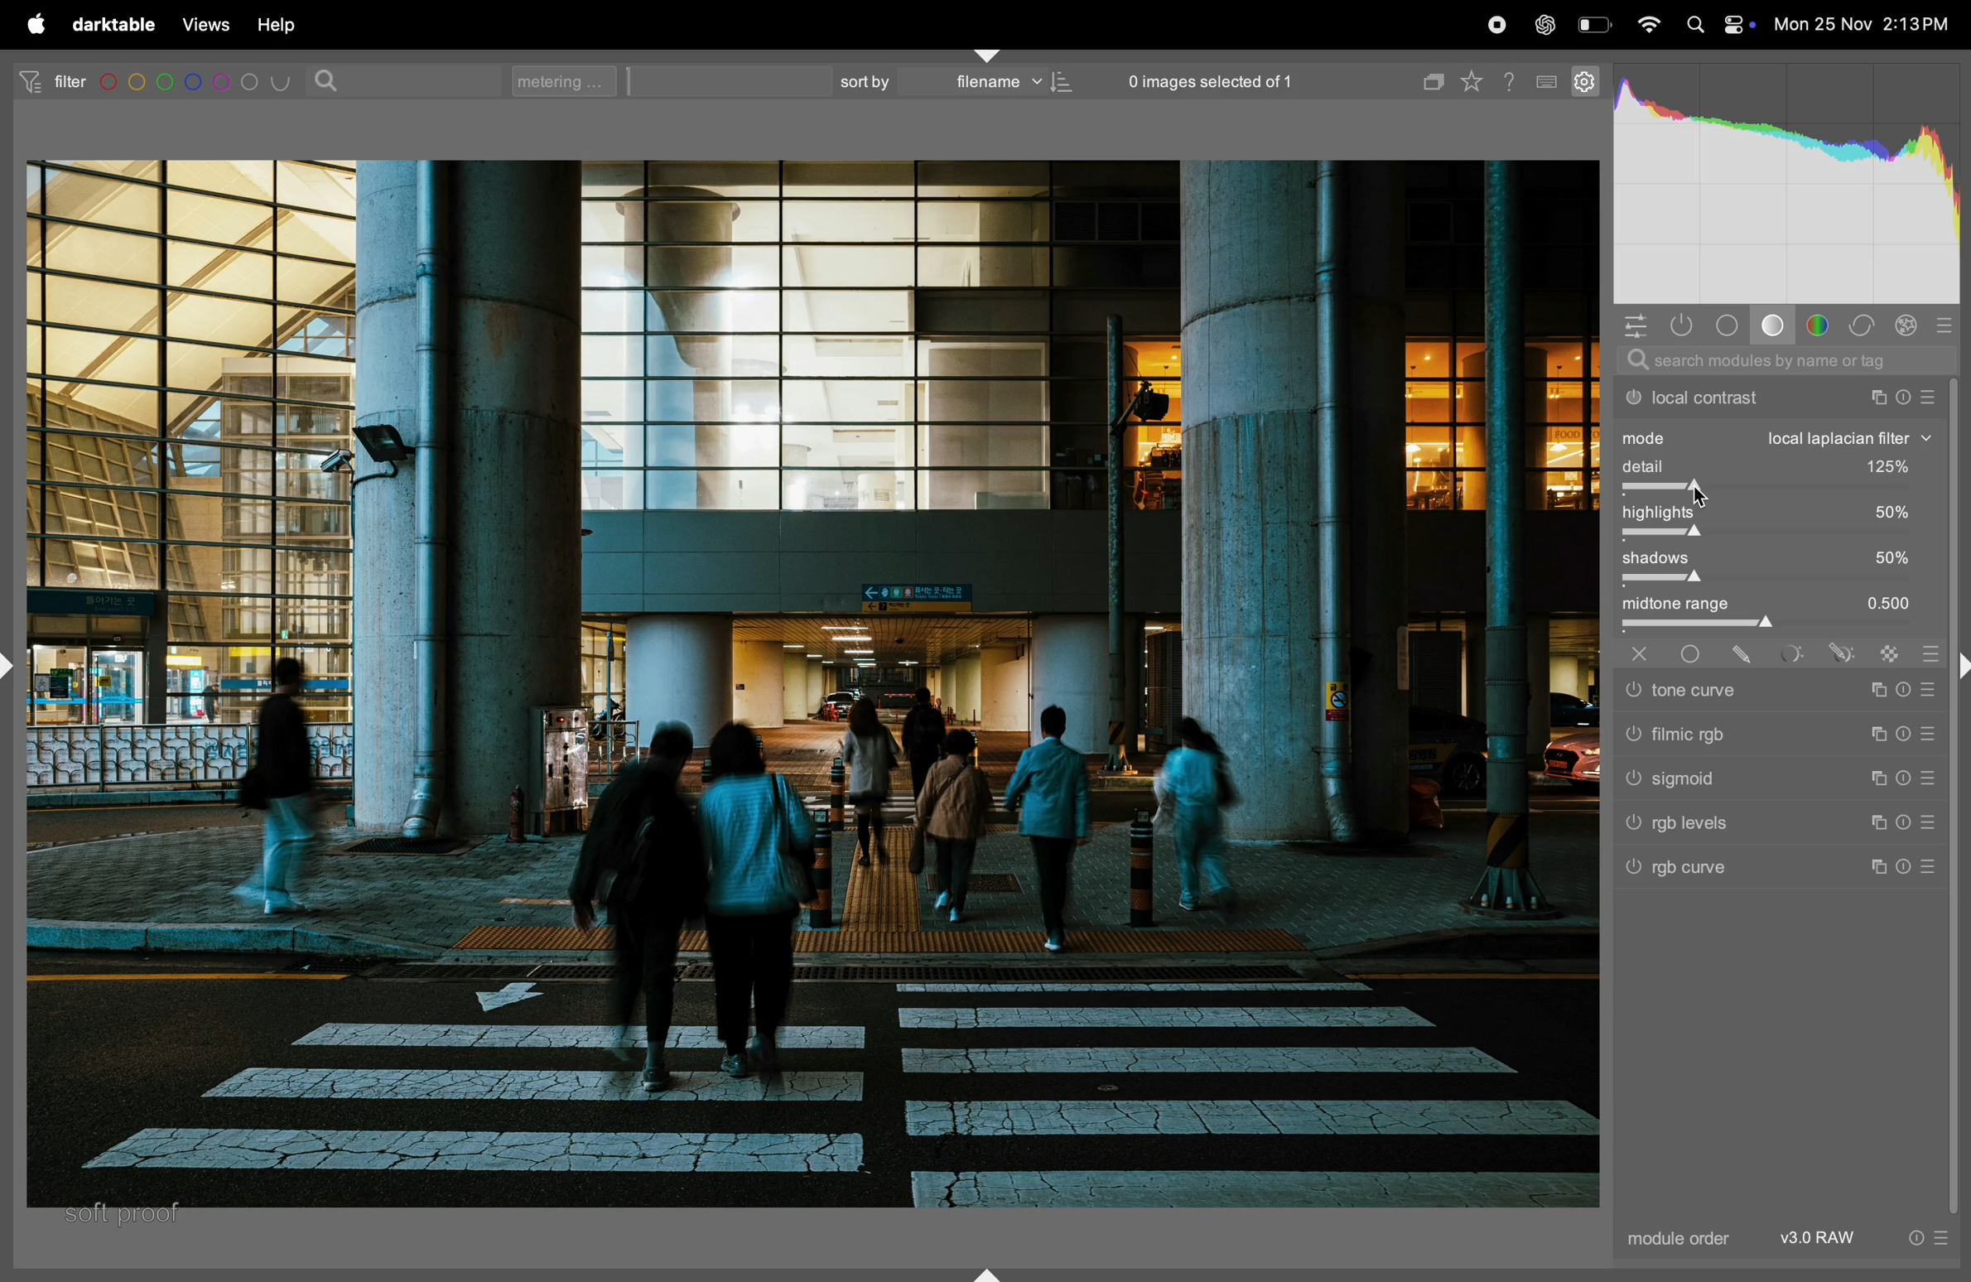 This screenshot has width=1971, height=1282. What do you see at coordinates (31, 24) in the screenshot?
I see `apple menu` at bounding box center [31, 24].